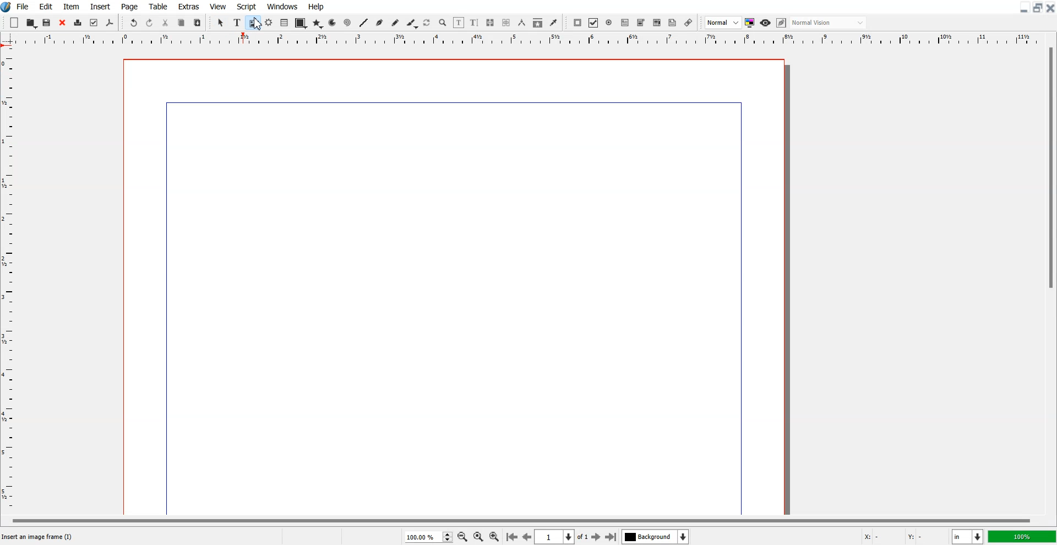  What do you see at coordinates (62, 23) in the screenshot?
I see `Close` at bounding box center [62, 23].